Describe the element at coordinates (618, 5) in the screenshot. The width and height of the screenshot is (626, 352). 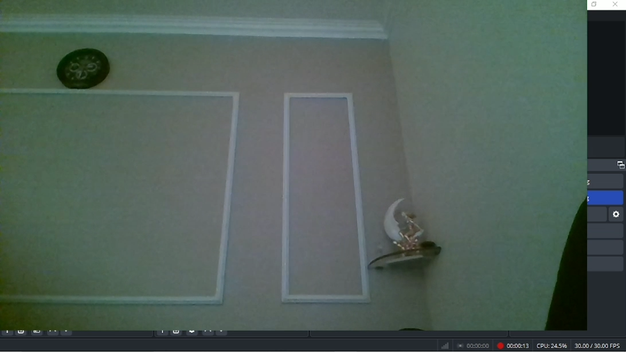
I see `close` at that location.